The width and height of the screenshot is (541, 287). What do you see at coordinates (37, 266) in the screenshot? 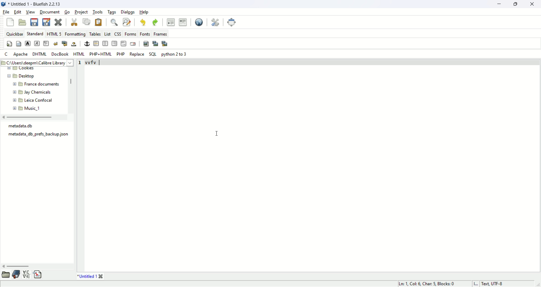
I see `scroll bar` at bounding box center [37, 266].